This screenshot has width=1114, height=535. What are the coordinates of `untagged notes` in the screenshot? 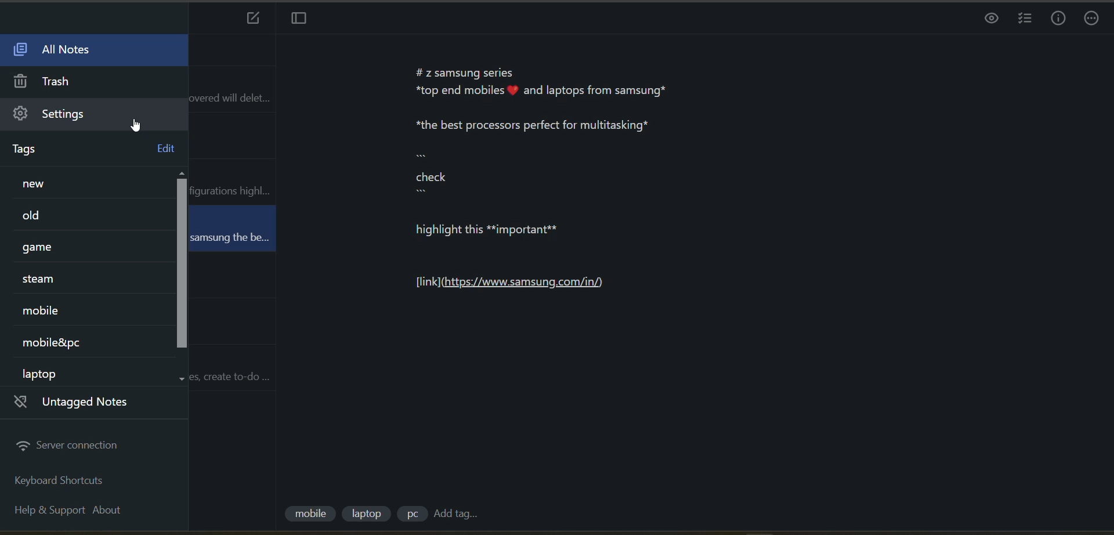 It's located at (82, 404).